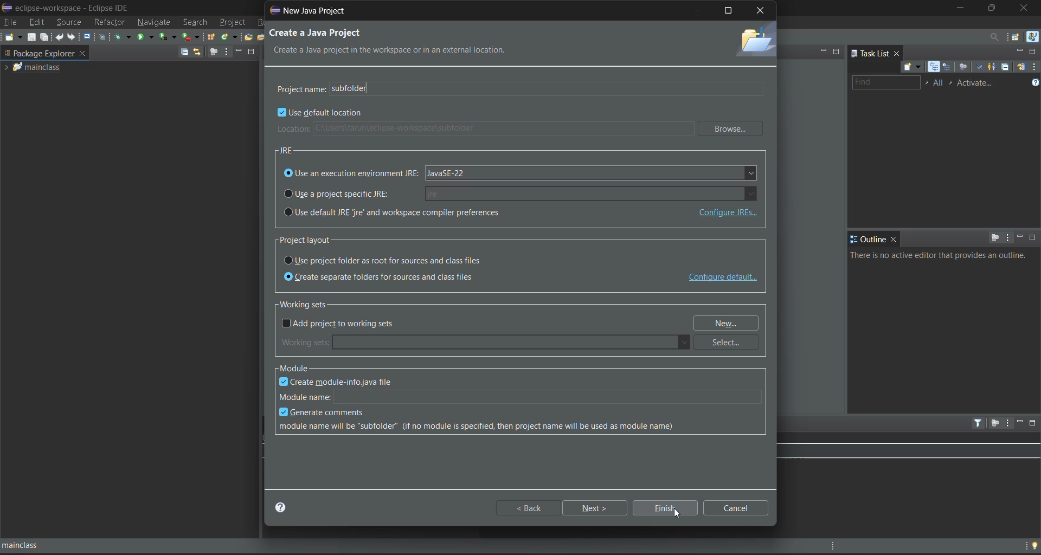  What do you see at coordinates (886, 82) in the screenshot?
I see `find` at bounding box center [886, 82].